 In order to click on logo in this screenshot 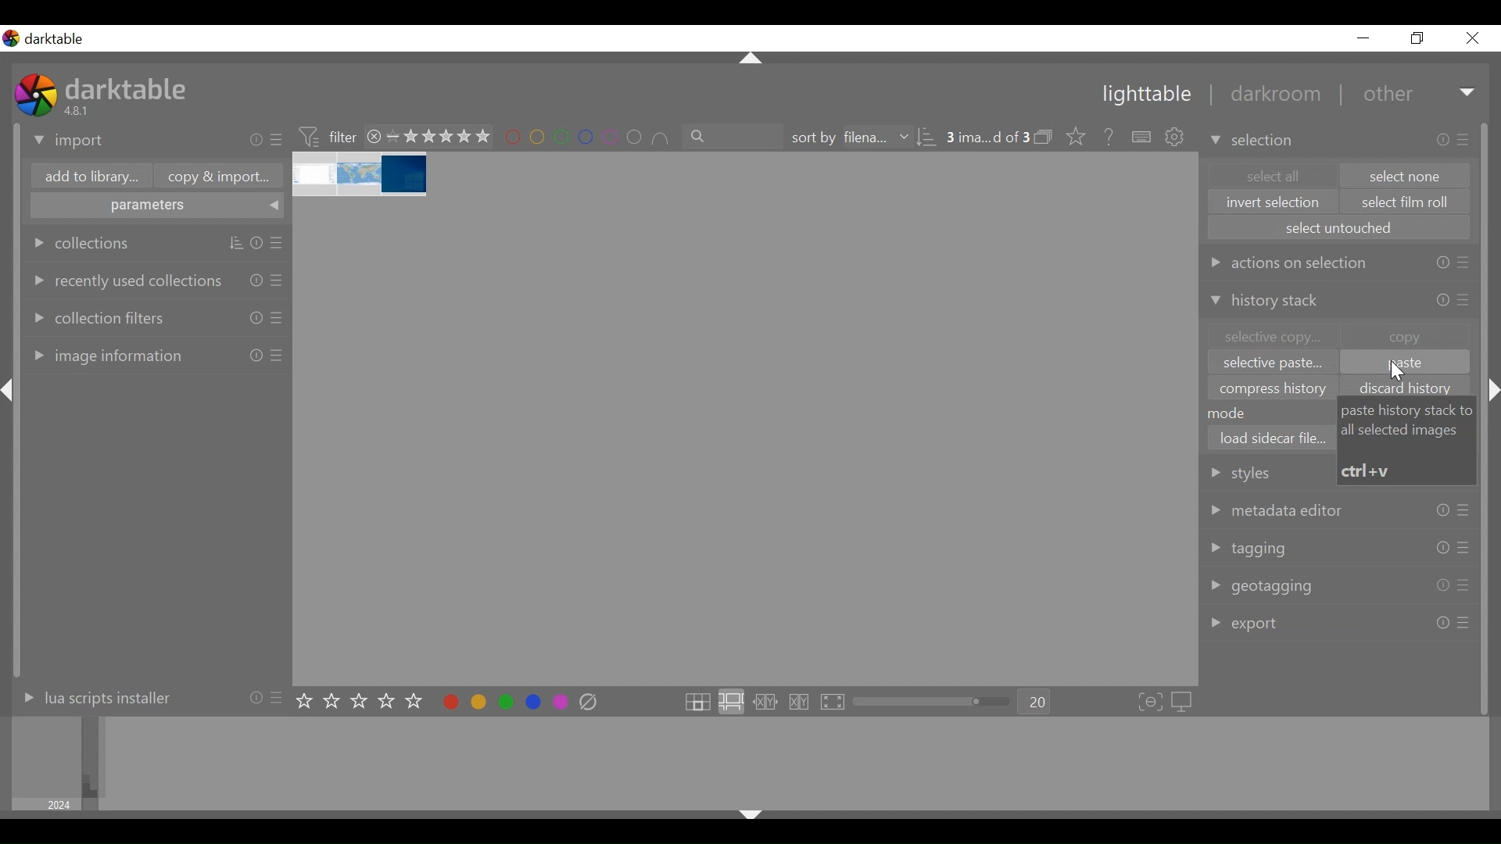, I will do `click(11, 38)`.